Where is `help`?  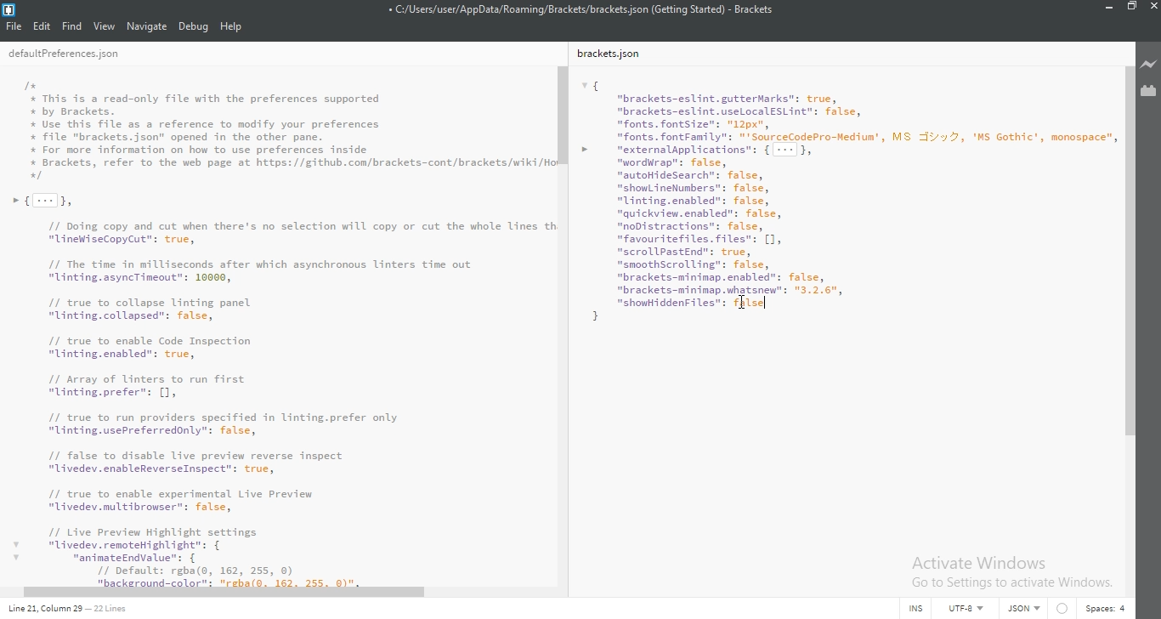
help is located at coordinates (232, 26).